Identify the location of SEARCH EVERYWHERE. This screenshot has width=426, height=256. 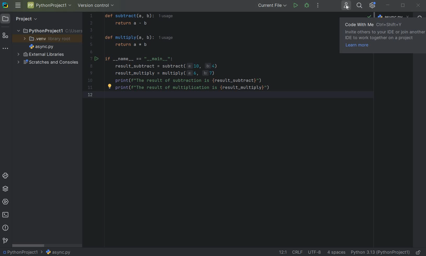
(360, 5).